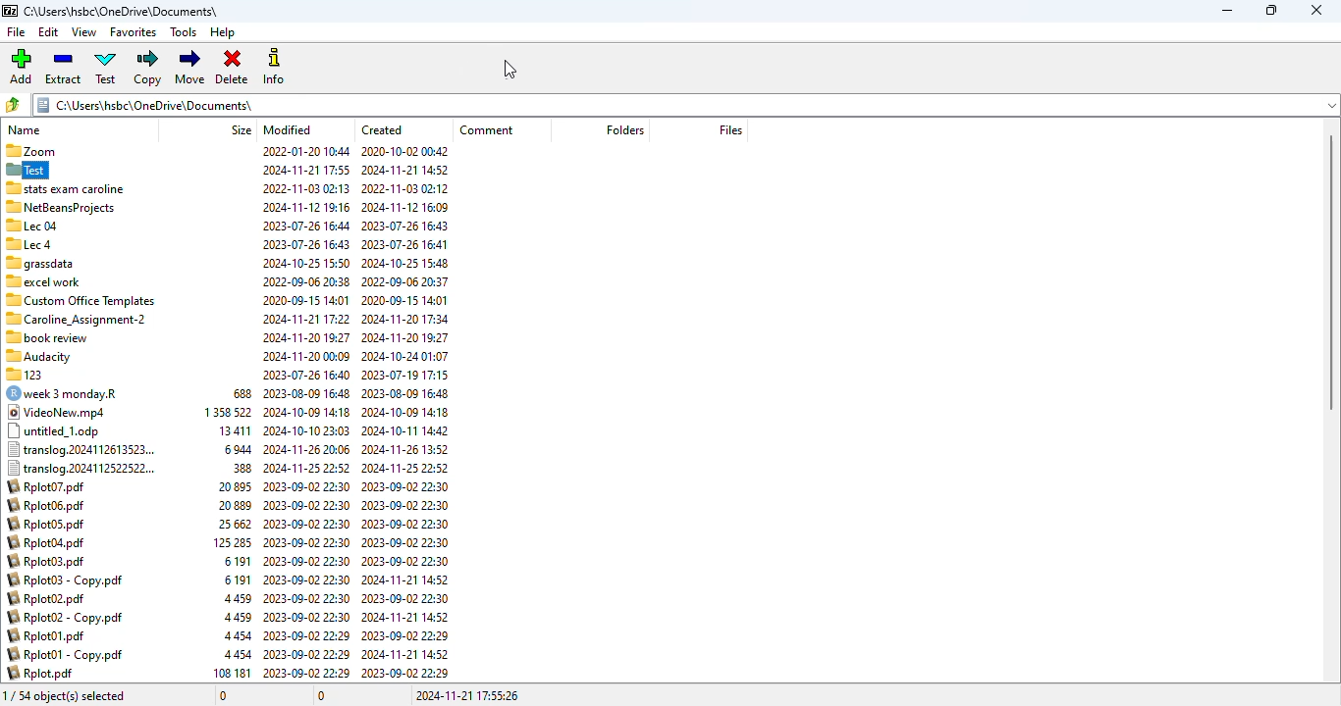 The image size is (1341, 706). I want to click on 2020-10-02 00:42, so click(406, 152).